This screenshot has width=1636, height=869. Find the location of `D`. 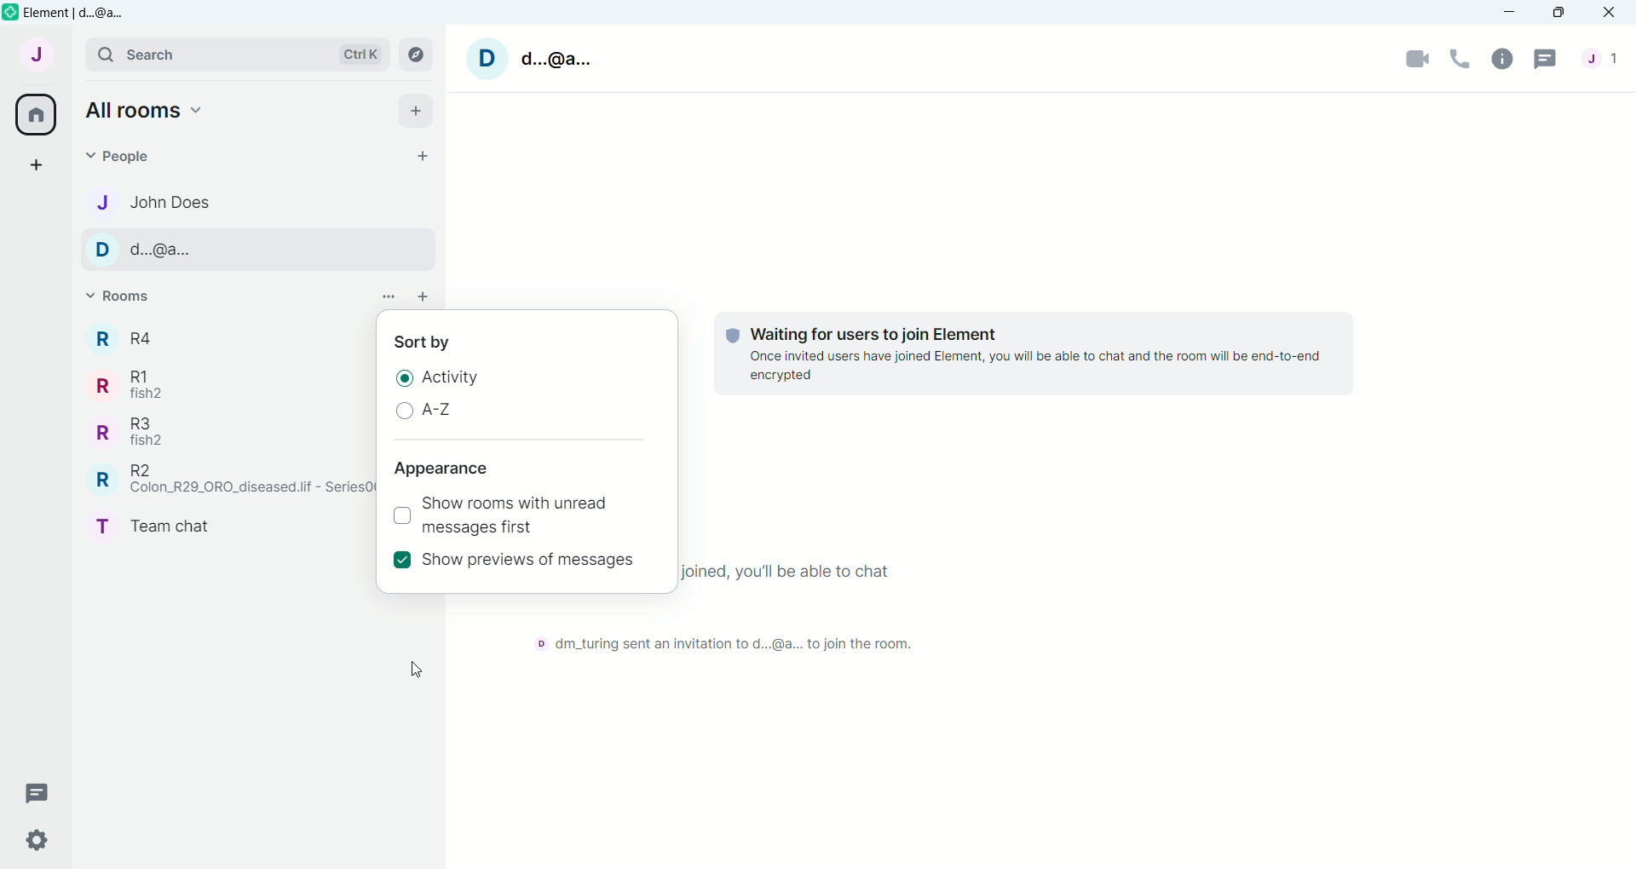

D is located at coordinates (488, 58).